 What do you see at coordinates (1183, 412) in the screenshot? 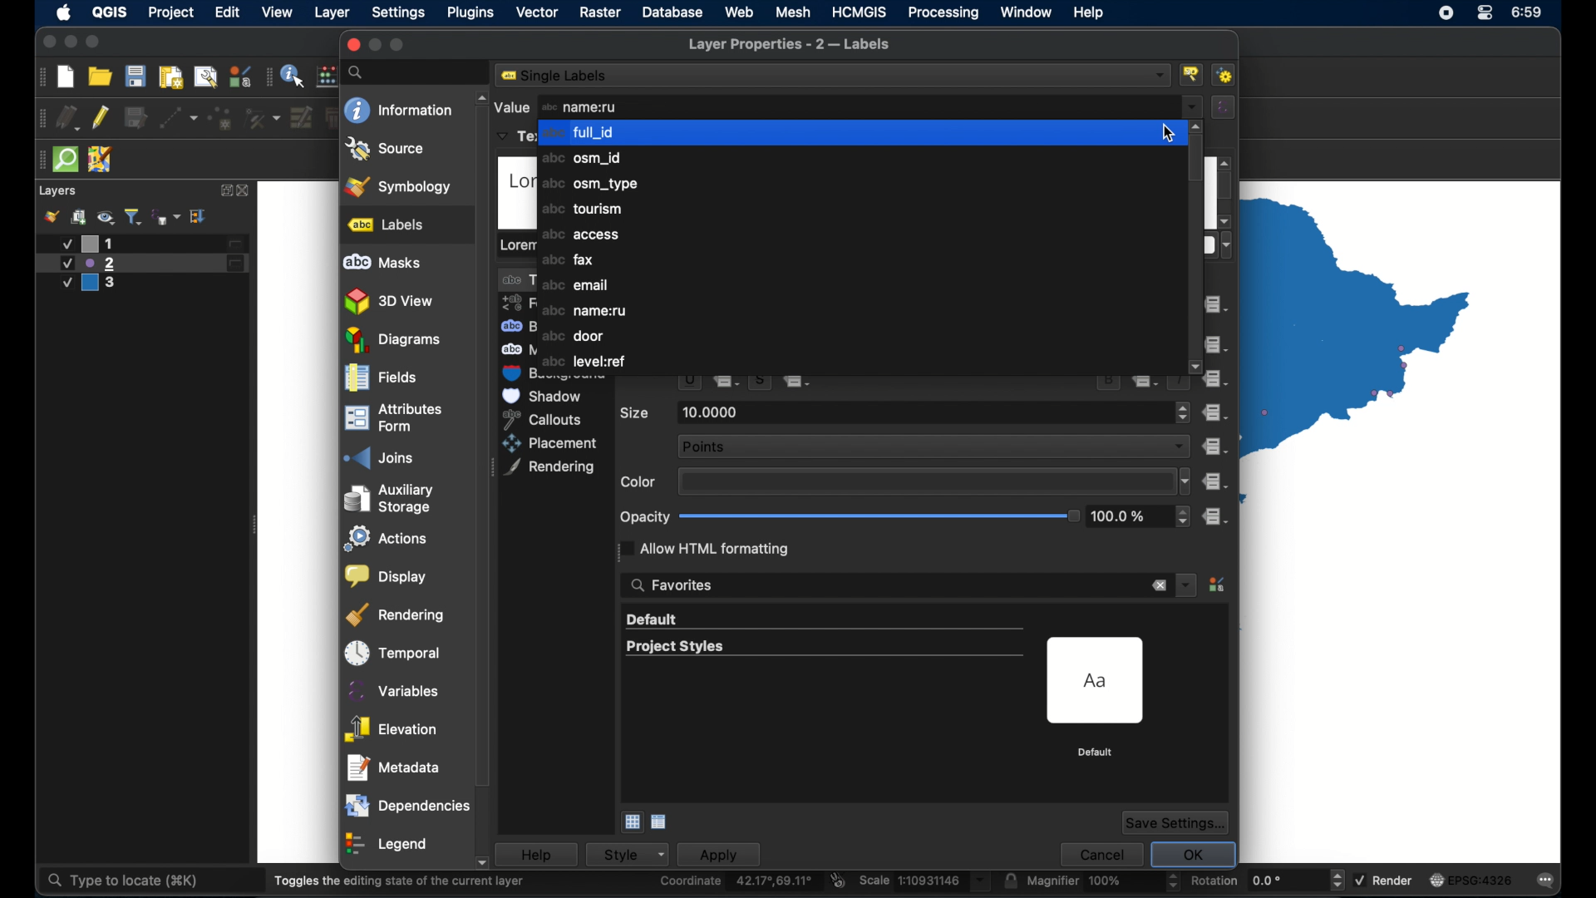
I see `stepper buttons` at bounding box center [1183, 412].